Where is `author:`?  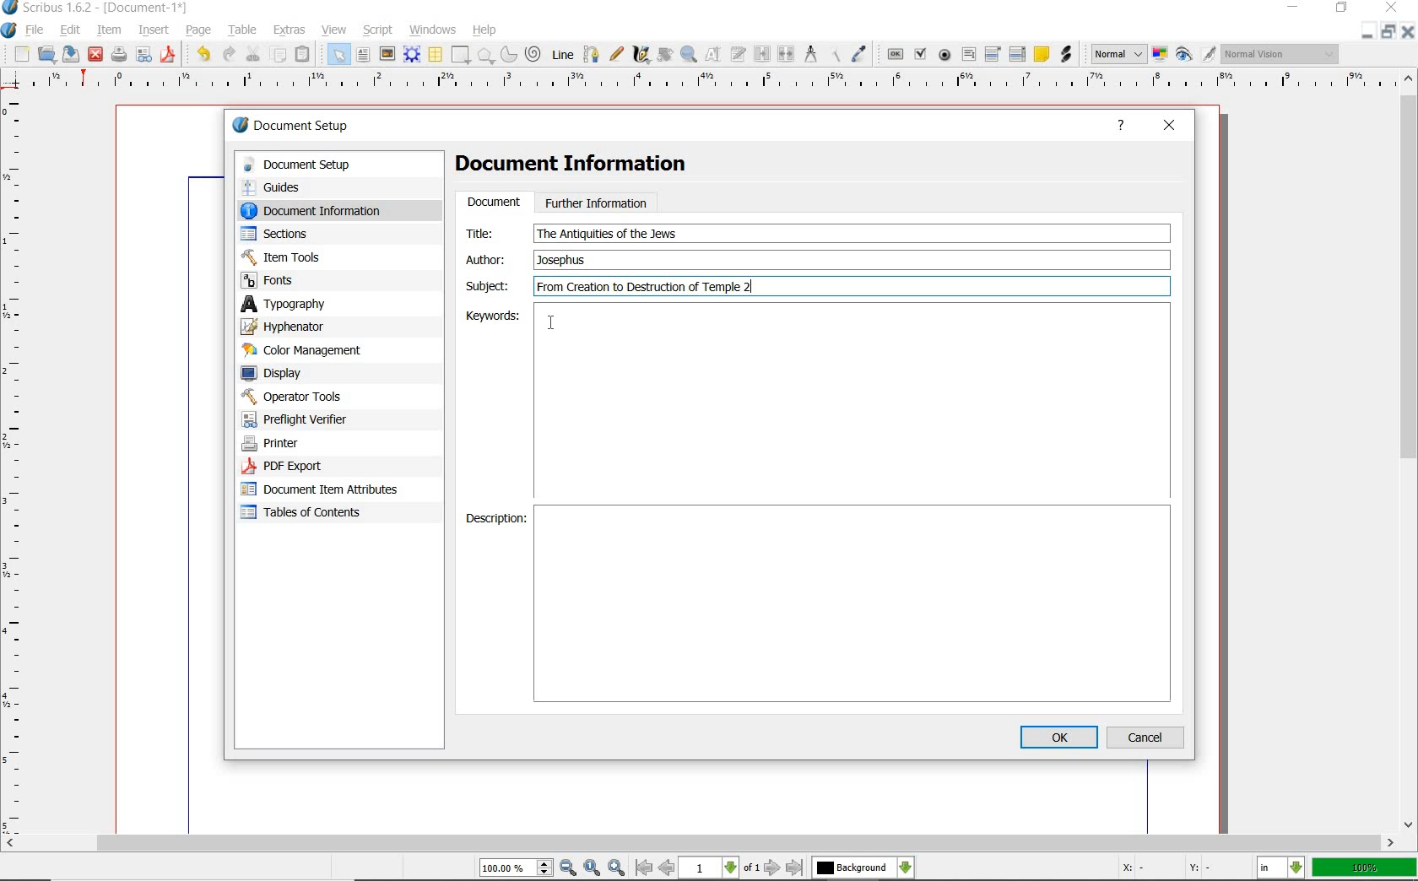
author: is located at coordinates (489, 259).